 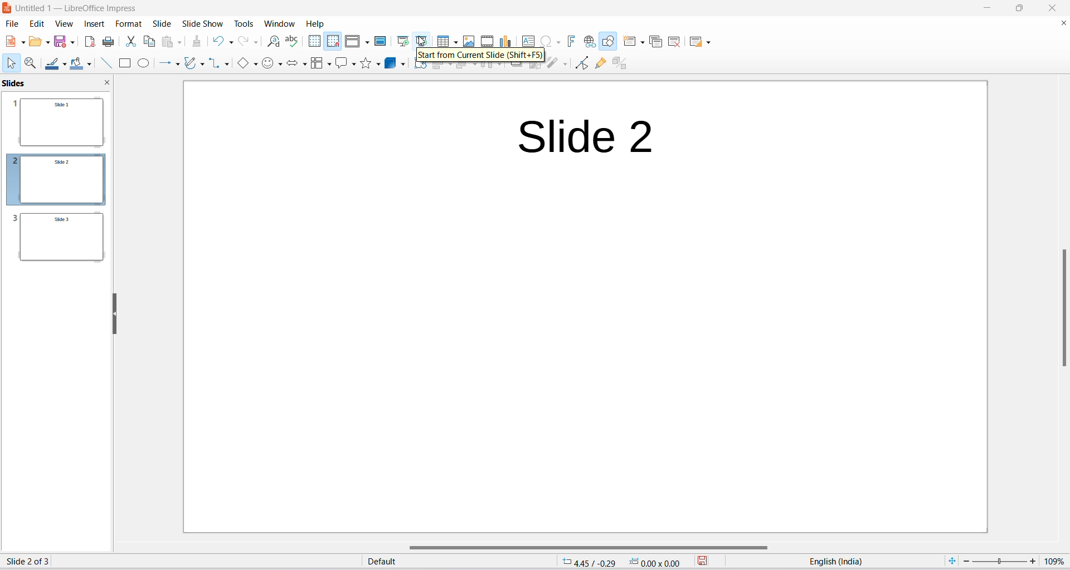 I want to click on block arrows, so click(x=292, y=65).